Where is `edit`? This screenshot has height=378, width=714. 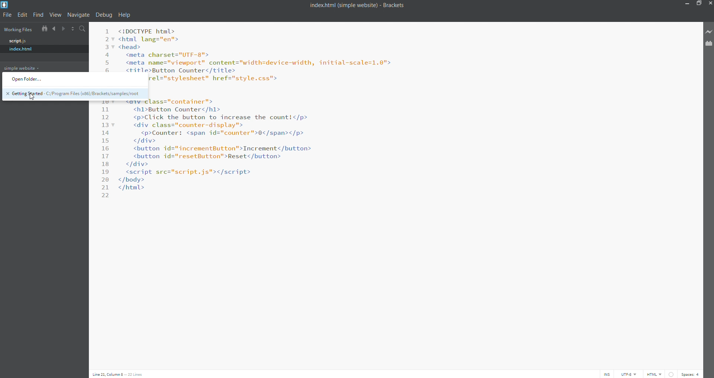 edit is located at coordinates (23, 14).